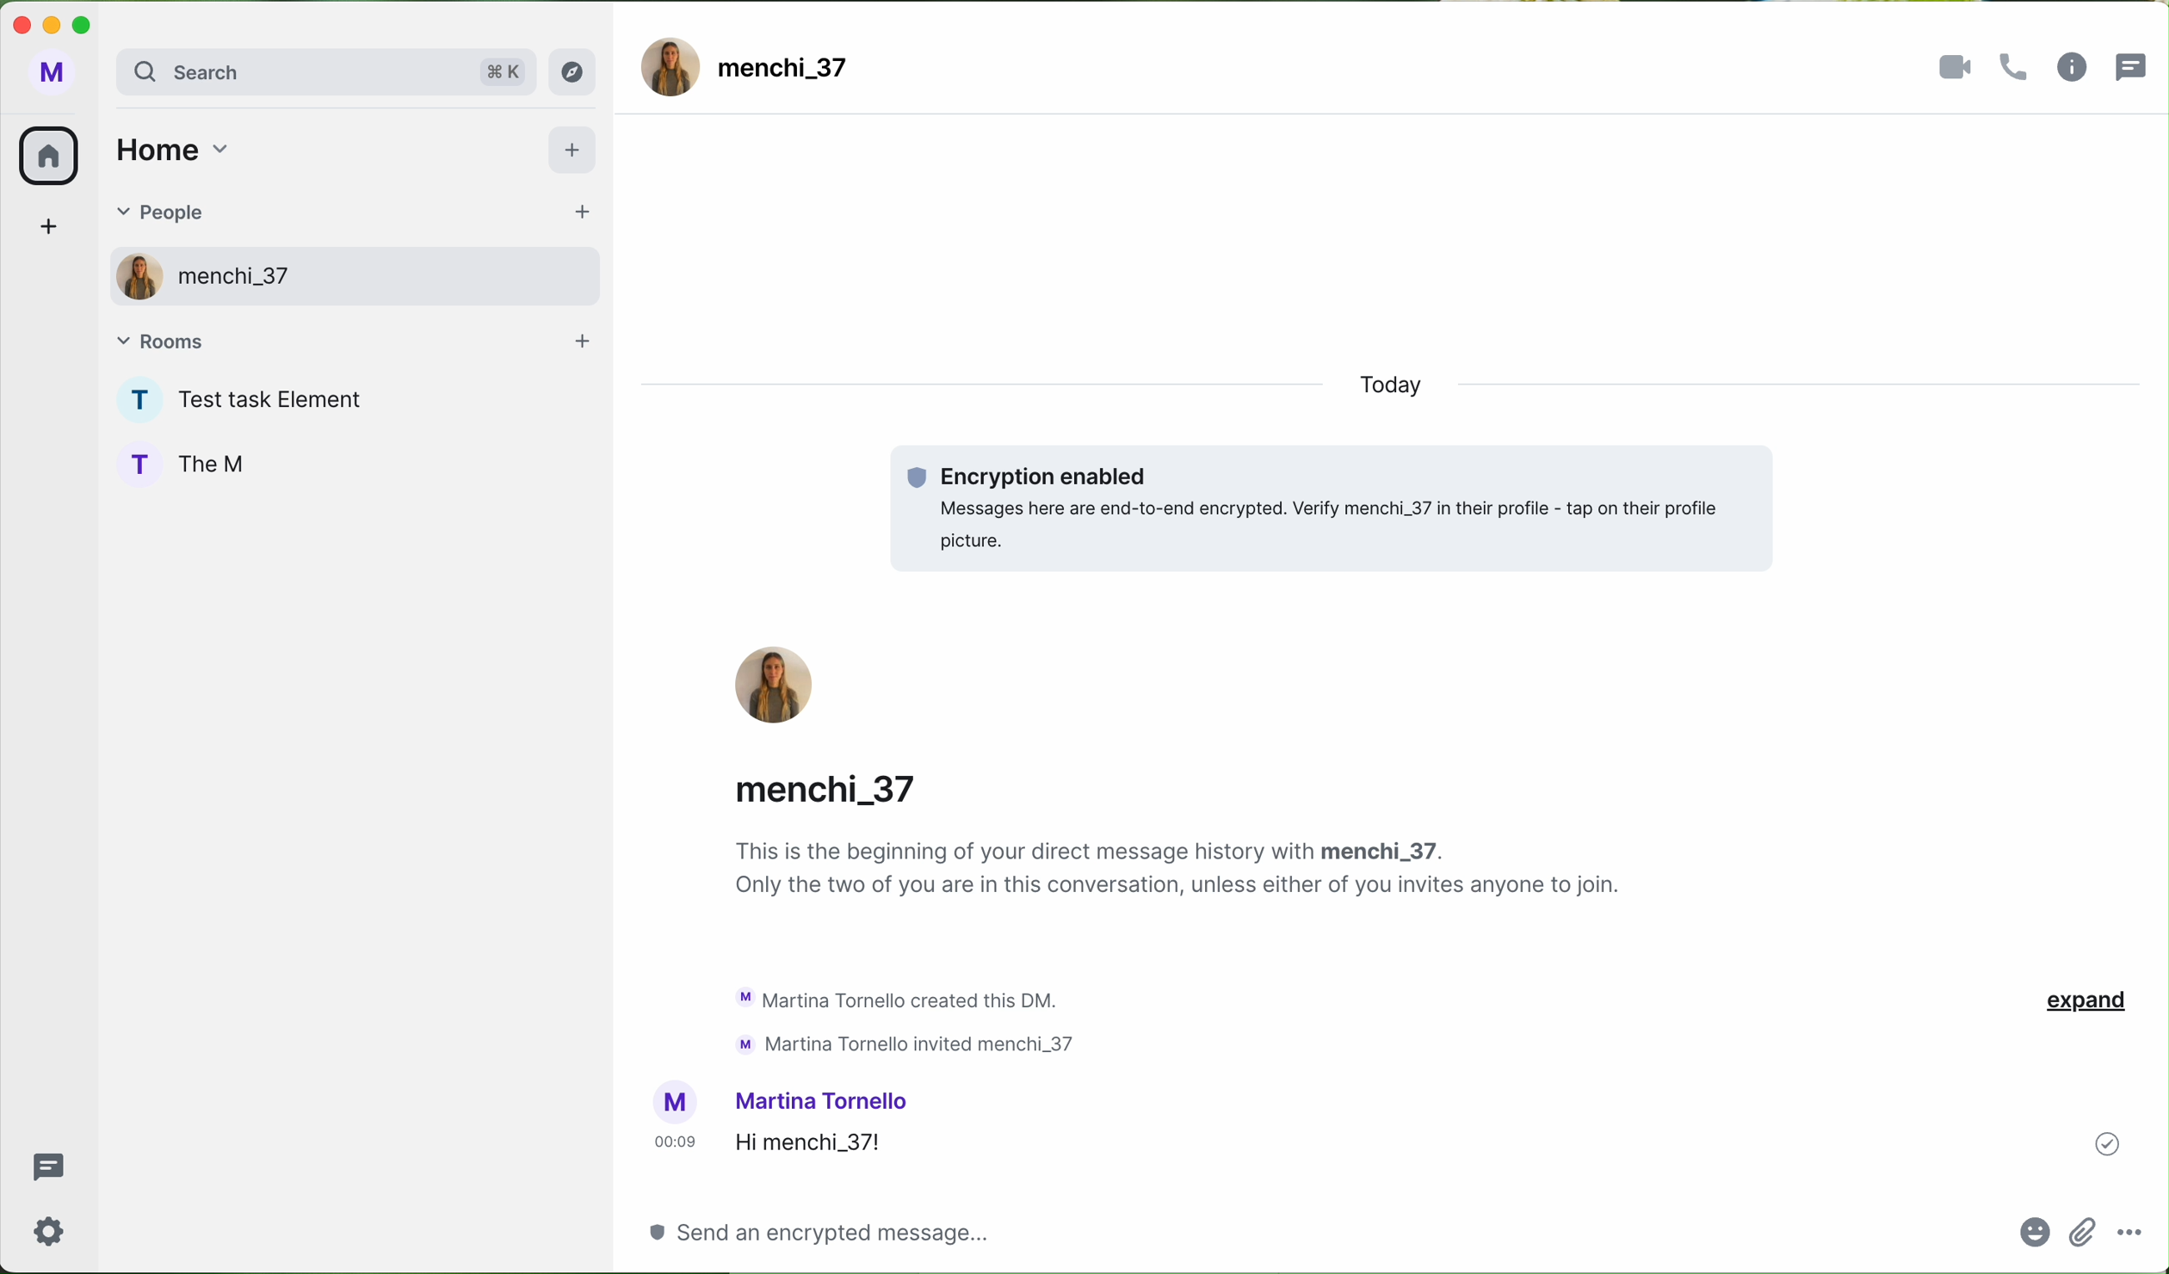 The width and height of the screenshot is (2169, 1274). Describe the element at coordinates (2035, 1239) in the screenshot. I see `emoji` at that location.